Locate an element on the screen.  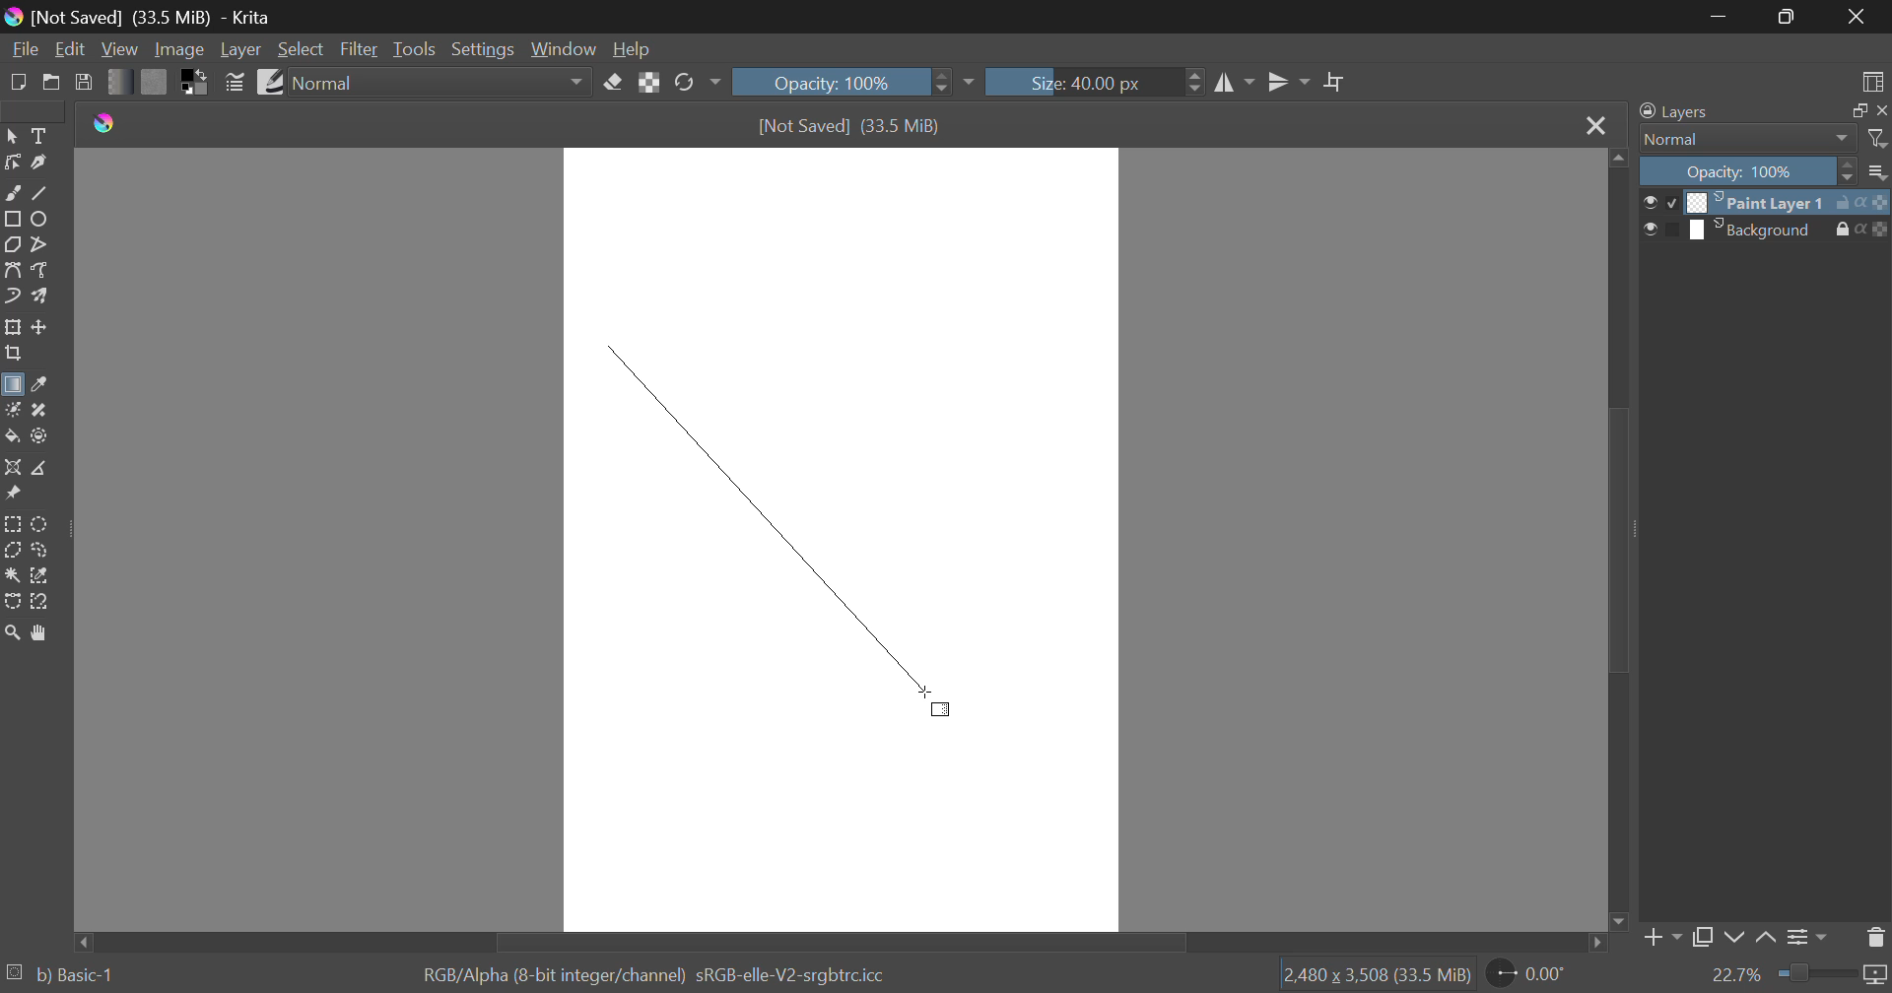
Restore Down is located at coordinates (1721, 16).